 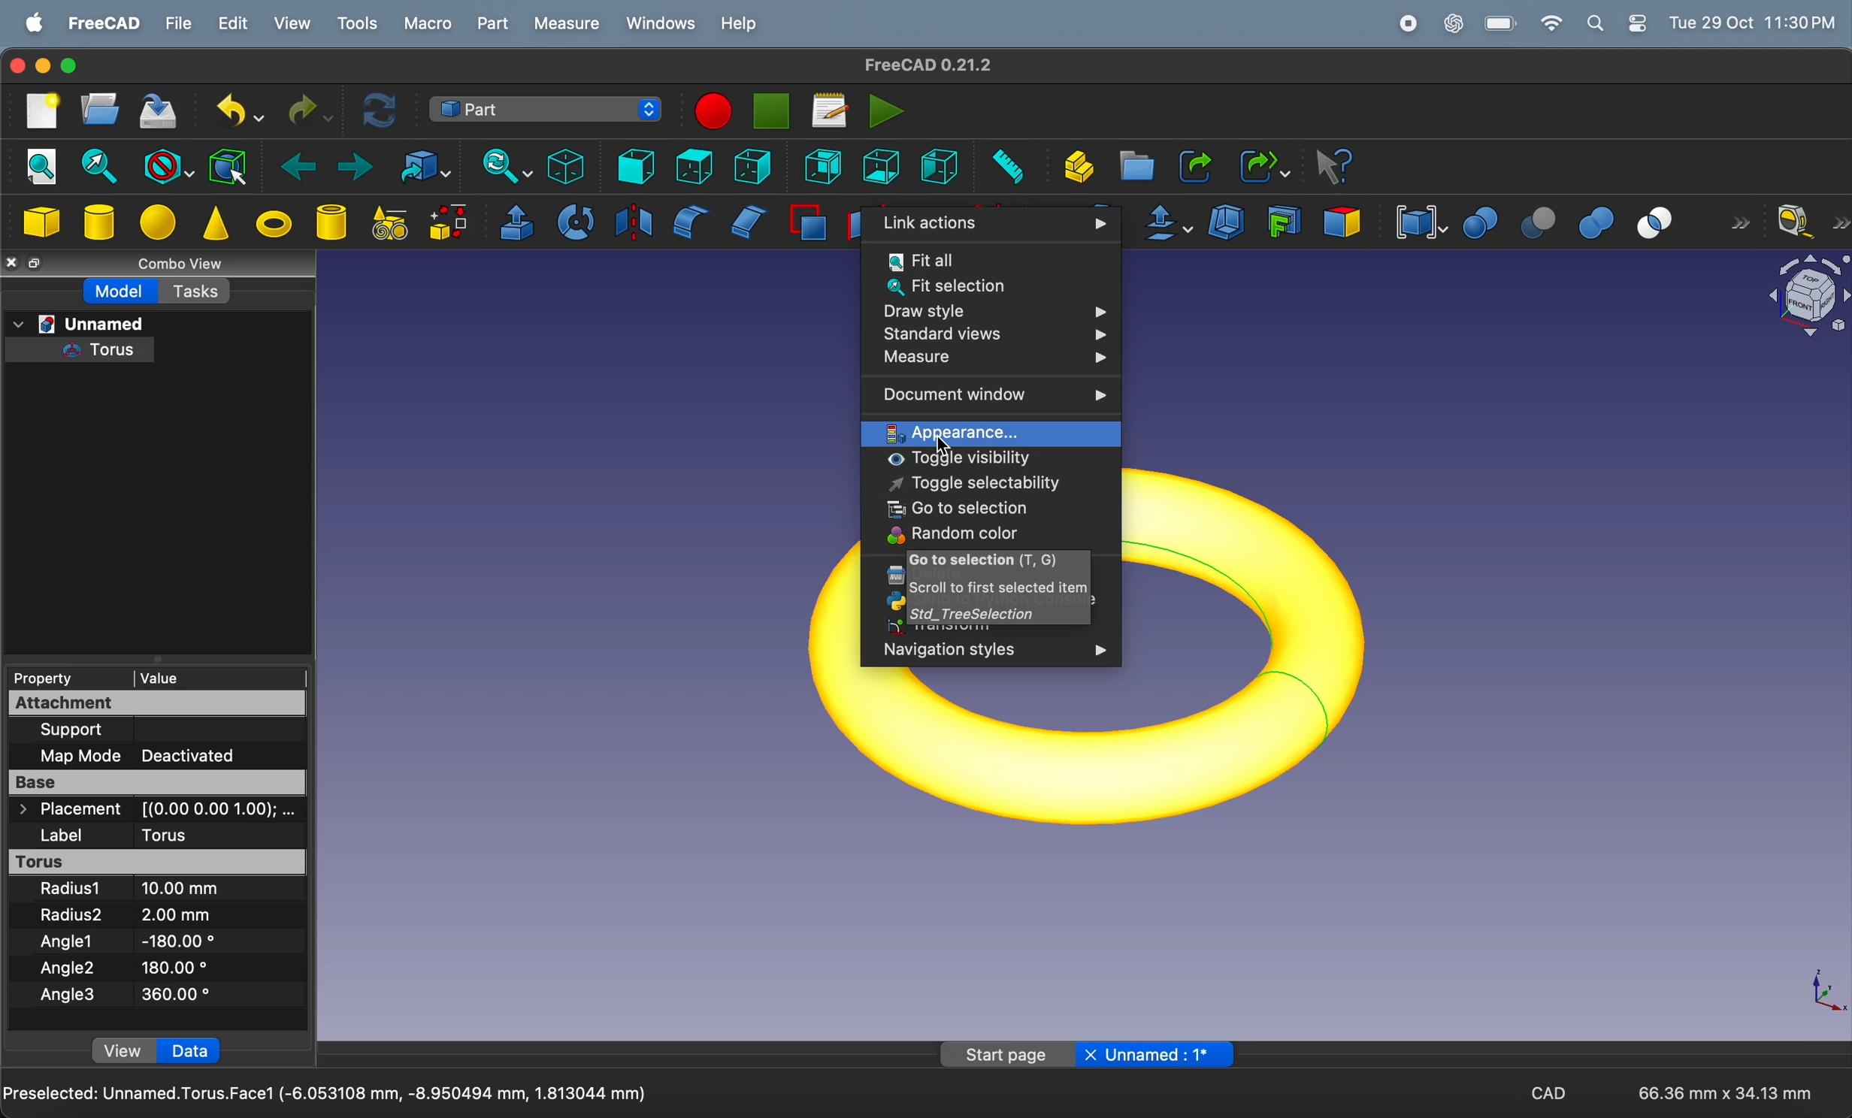 What do you see at coordinates (68, 677) in the screenshot?
I see `property` at bounding box center [68, 677].